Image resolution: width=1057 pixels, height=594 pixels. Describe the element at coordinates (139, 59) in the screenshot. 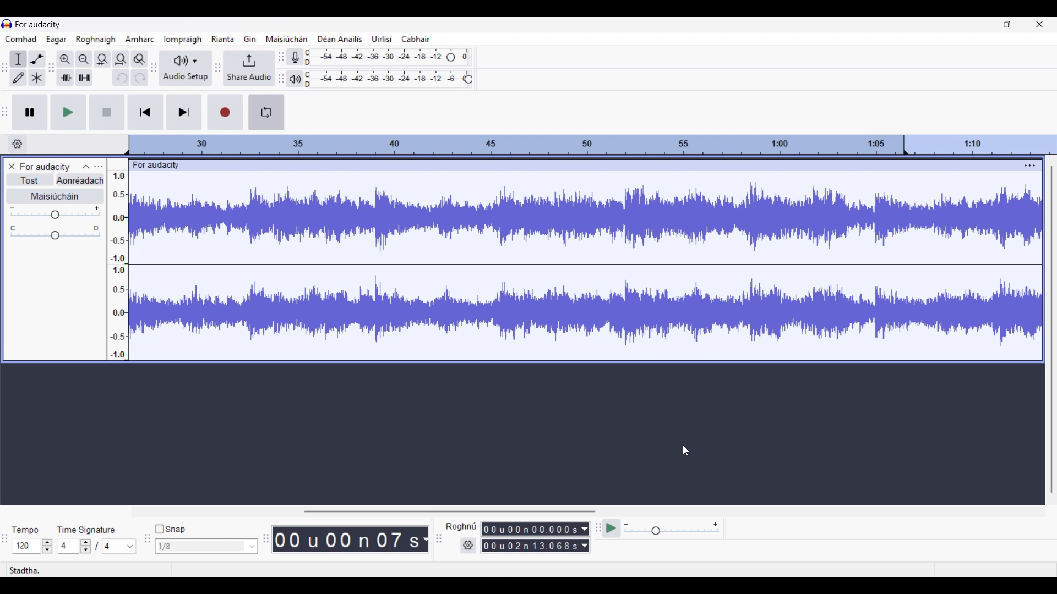

I see `Zoom toggle` at that location.